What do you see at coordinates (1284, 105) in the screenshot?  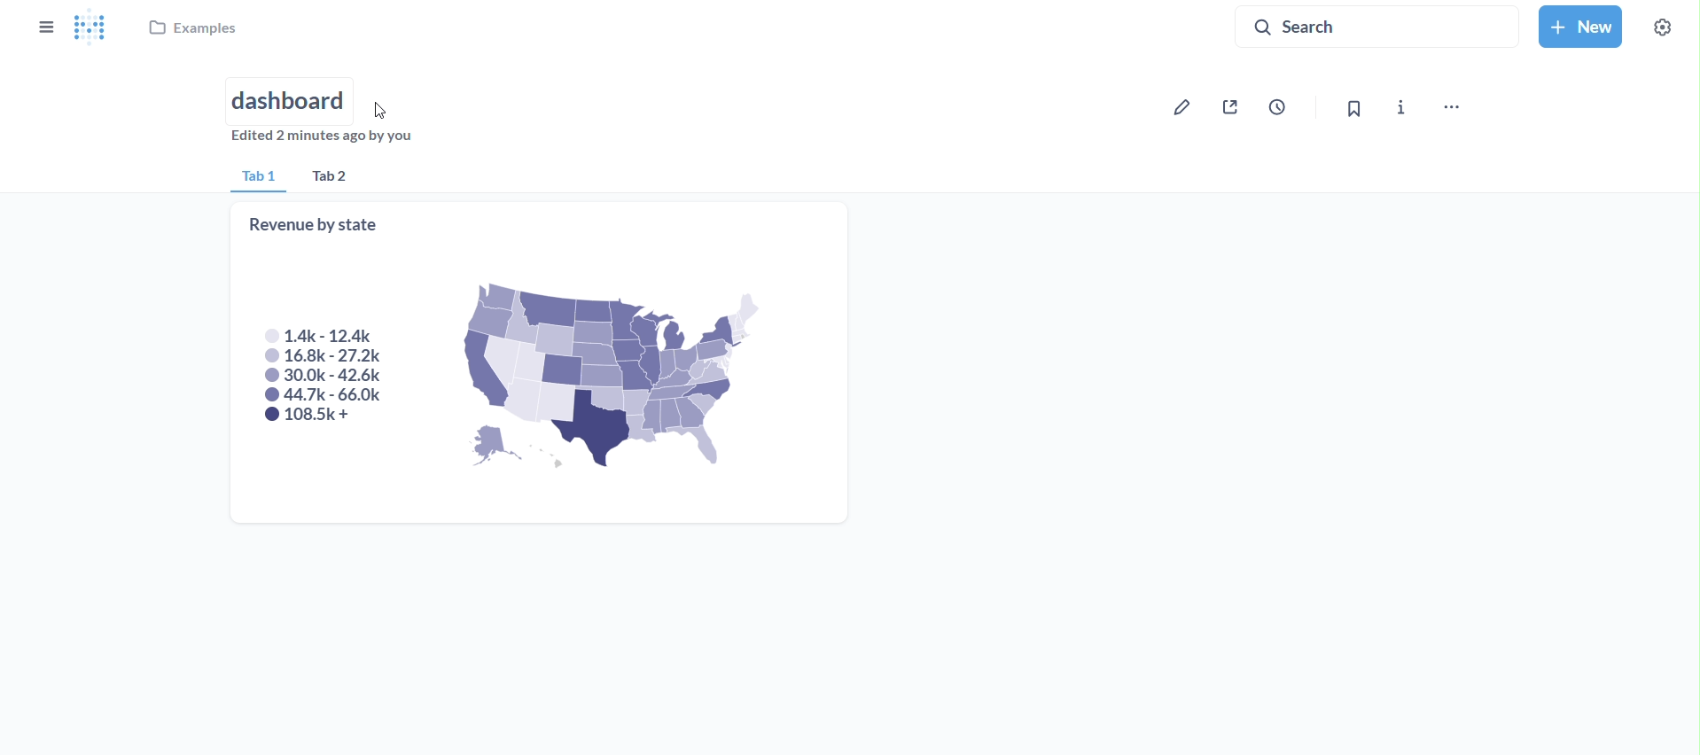 I see `auto refresh` at bounding box center [1284, 105].